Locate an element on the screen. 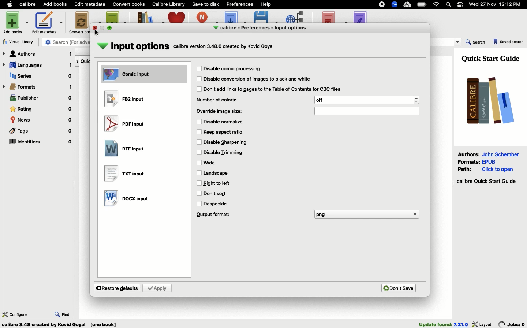 This screenshot has height=328, width=527. Internet is located at coordinates (437, 4).